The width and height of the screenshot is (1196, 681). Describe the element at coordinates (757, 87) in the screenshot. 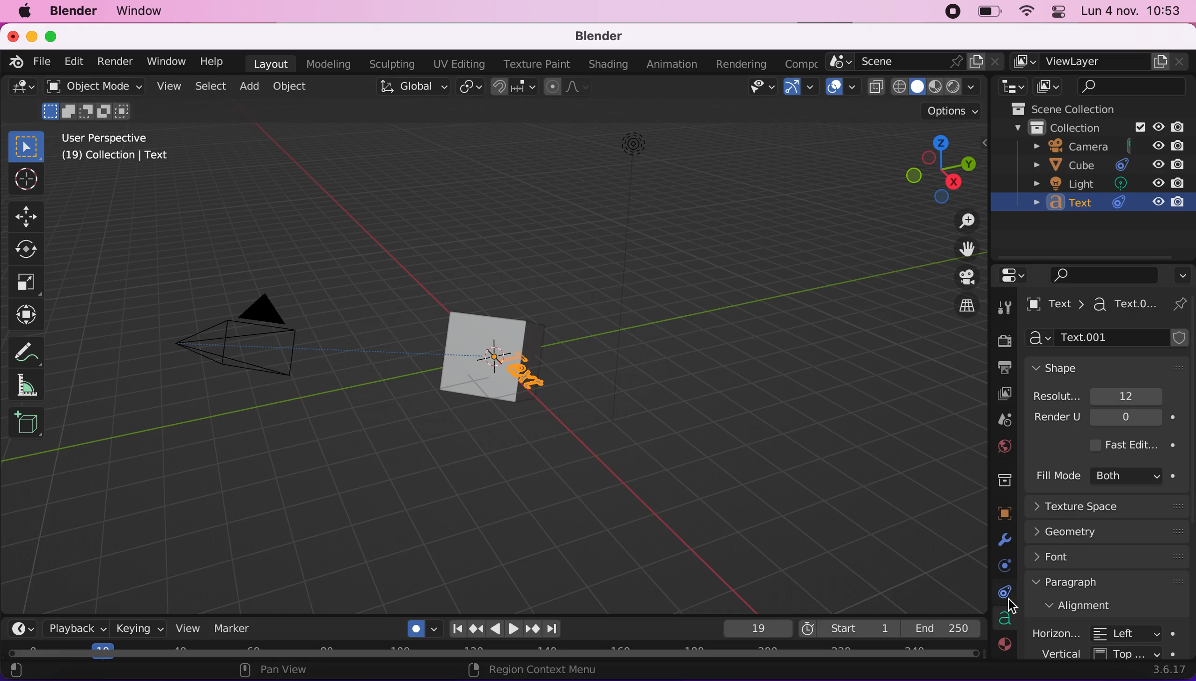

I see `view object types` at that location.